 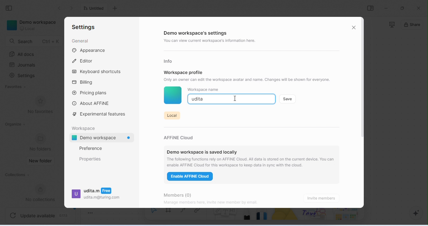 What do you see at coordinates (80, 41) in the screenshot?
I see `general` at bounding box center [80, 41].